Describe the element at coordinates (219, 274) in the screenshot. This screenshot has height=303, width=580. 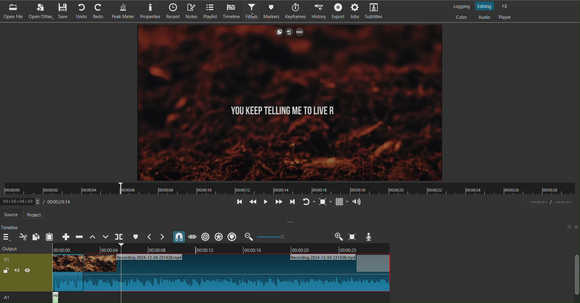
I see `Clip` at that location.